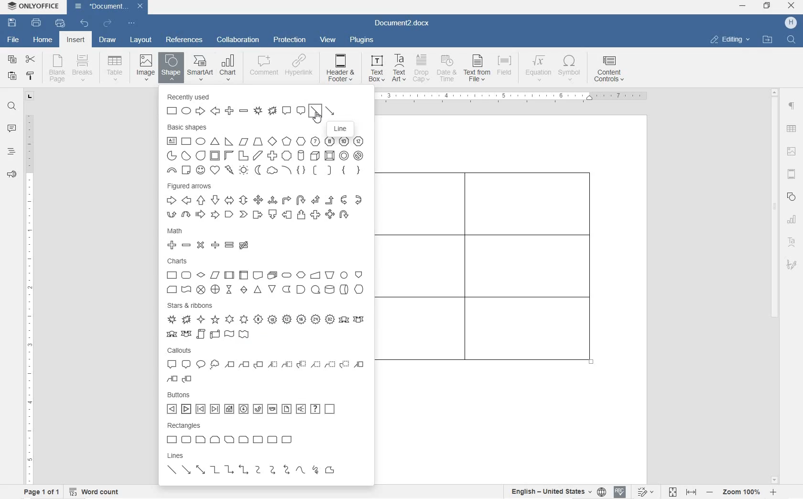 The width and height of the screenshot is (803, 499). Describe the element at coordinates (267, 201) in the screenshot. I see `figured arrows` at that location.